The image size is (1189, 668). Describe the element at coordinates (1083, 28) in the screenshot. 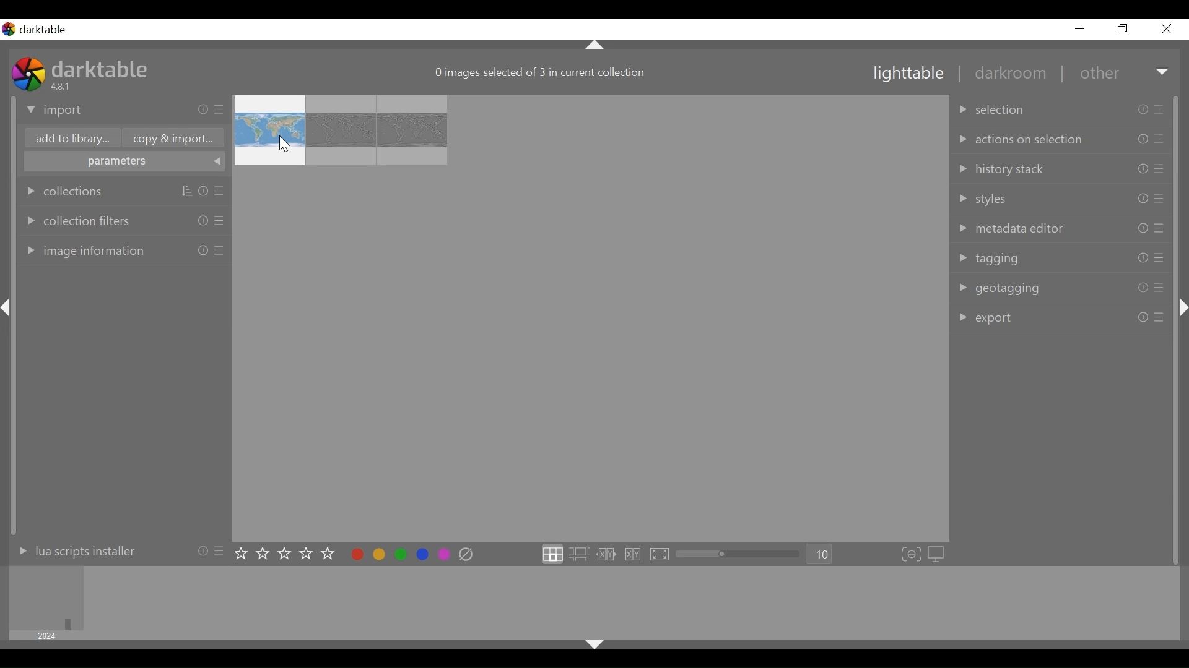

I see `minimize` at that location.